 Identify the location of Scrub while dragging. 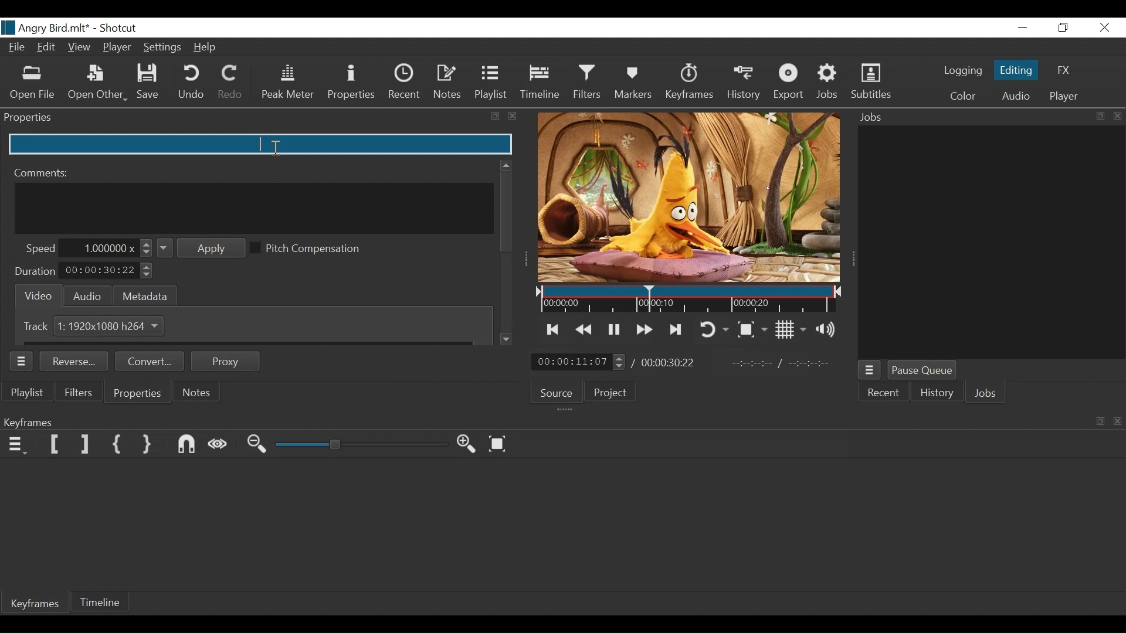
(221, 444).